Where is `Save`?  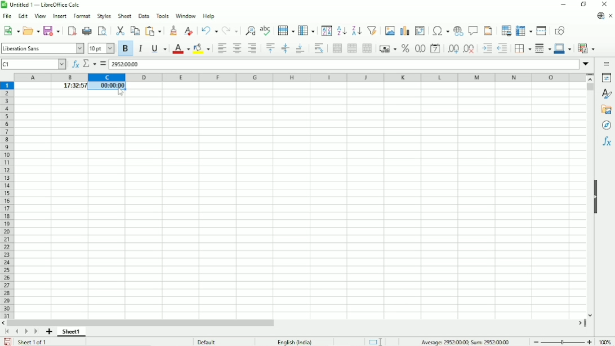 Save is located at coordinates (7, 341).